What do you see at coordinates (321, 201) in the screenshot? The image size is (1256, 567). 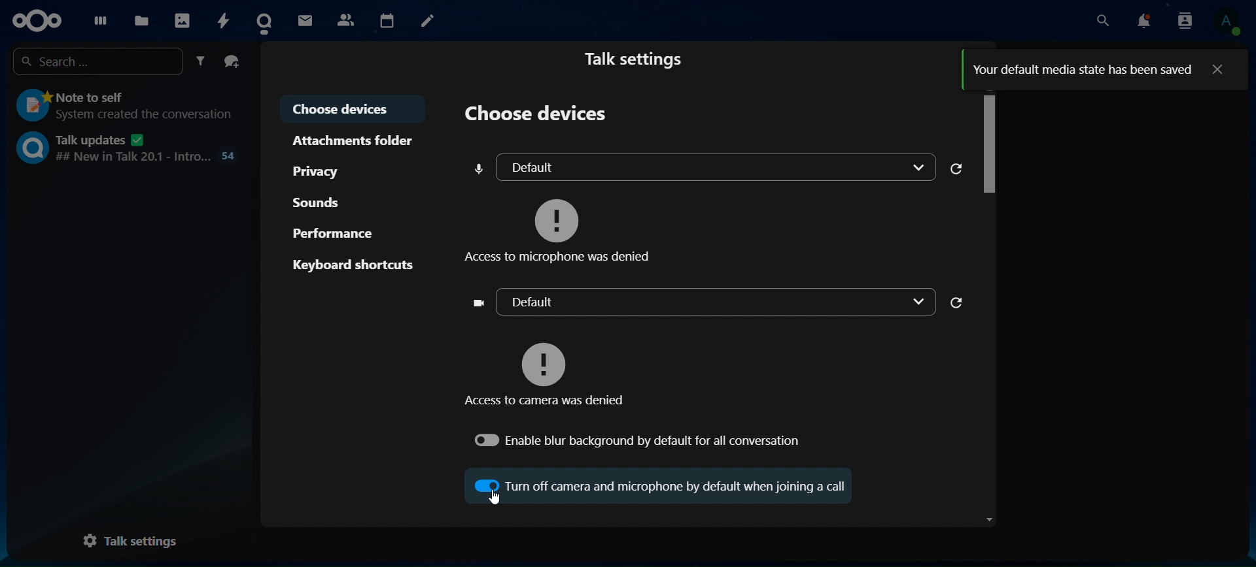 I see `sounds` at bounding box center [321, 201].